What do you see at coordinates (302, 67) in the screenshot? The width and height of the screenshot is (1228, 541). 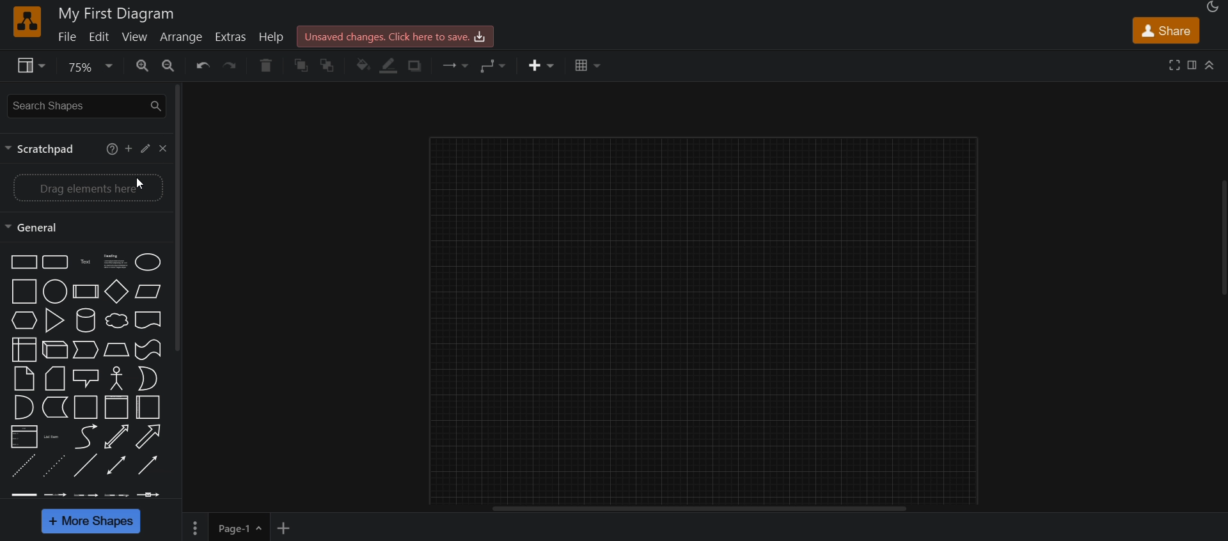 I see `to front` at bounding box center [302, 67].